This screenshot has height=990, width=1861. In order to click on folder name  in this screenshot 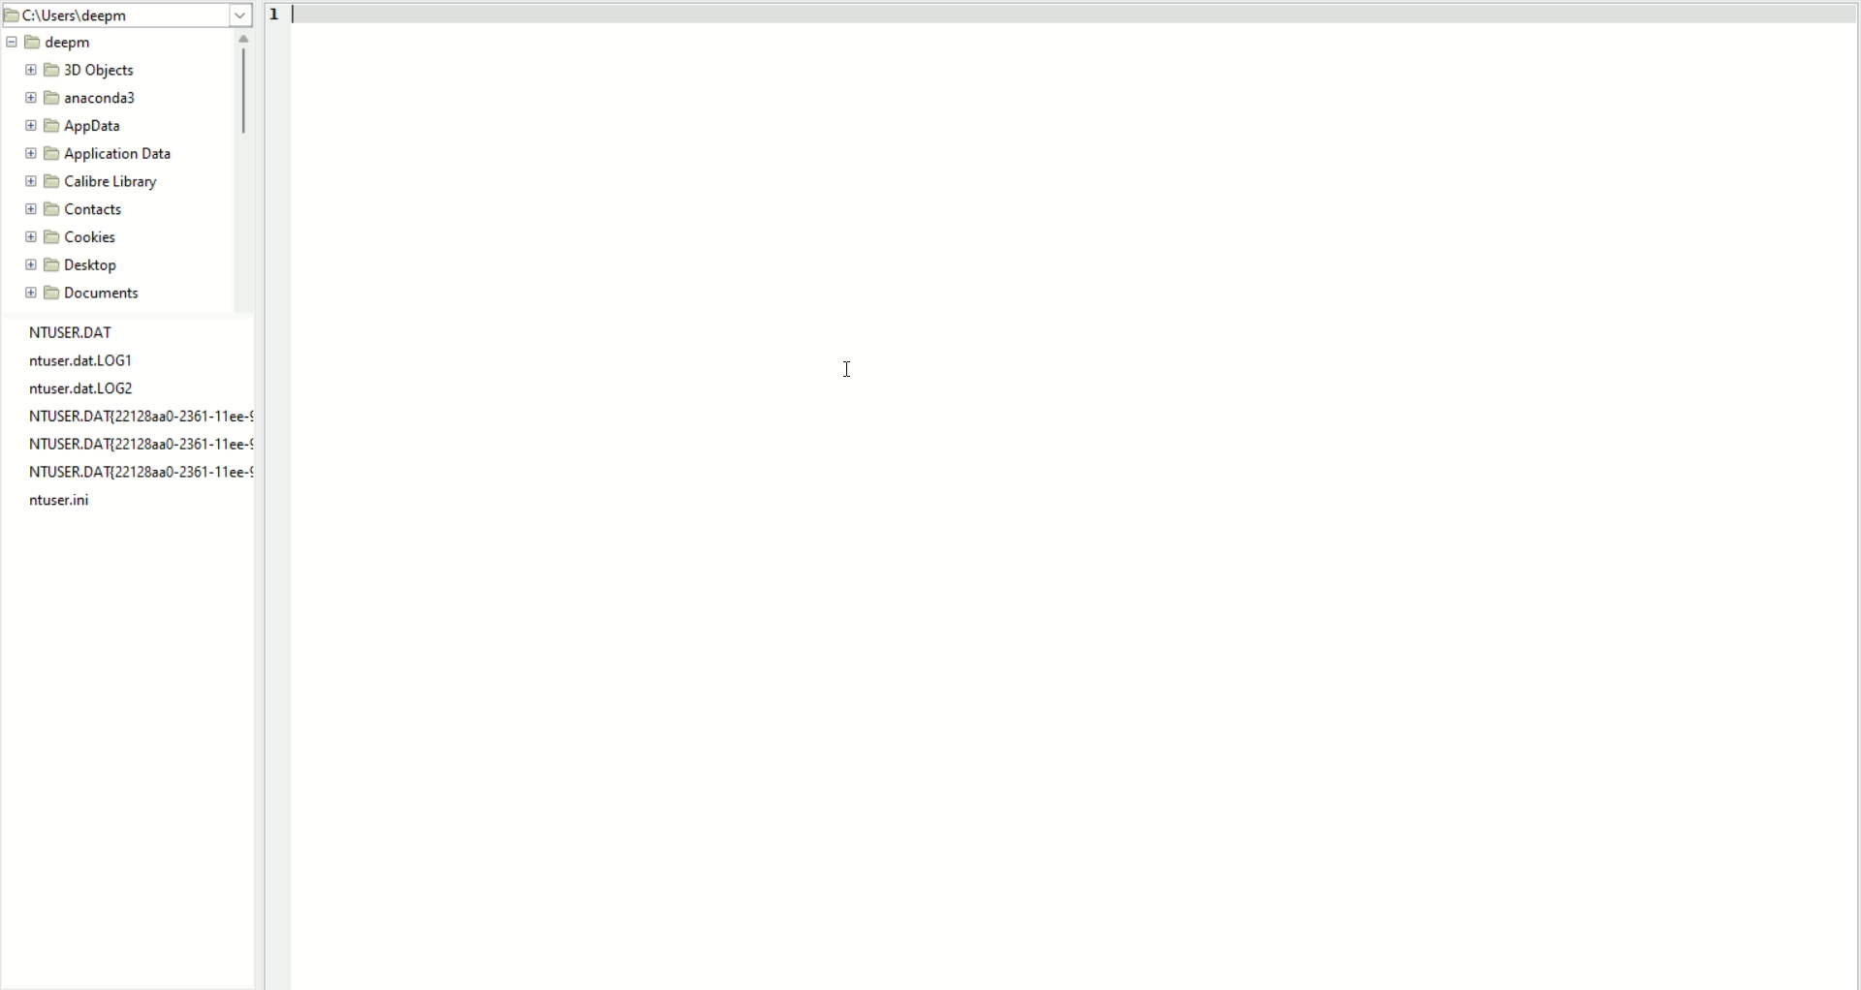, I will do `click(80, 71)`.